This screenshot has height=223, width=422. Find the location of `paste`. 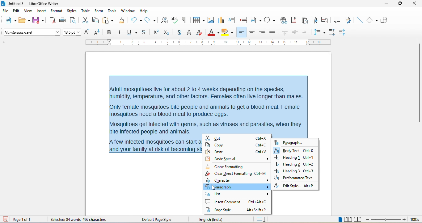

paste is located at coordinates (224, 152).